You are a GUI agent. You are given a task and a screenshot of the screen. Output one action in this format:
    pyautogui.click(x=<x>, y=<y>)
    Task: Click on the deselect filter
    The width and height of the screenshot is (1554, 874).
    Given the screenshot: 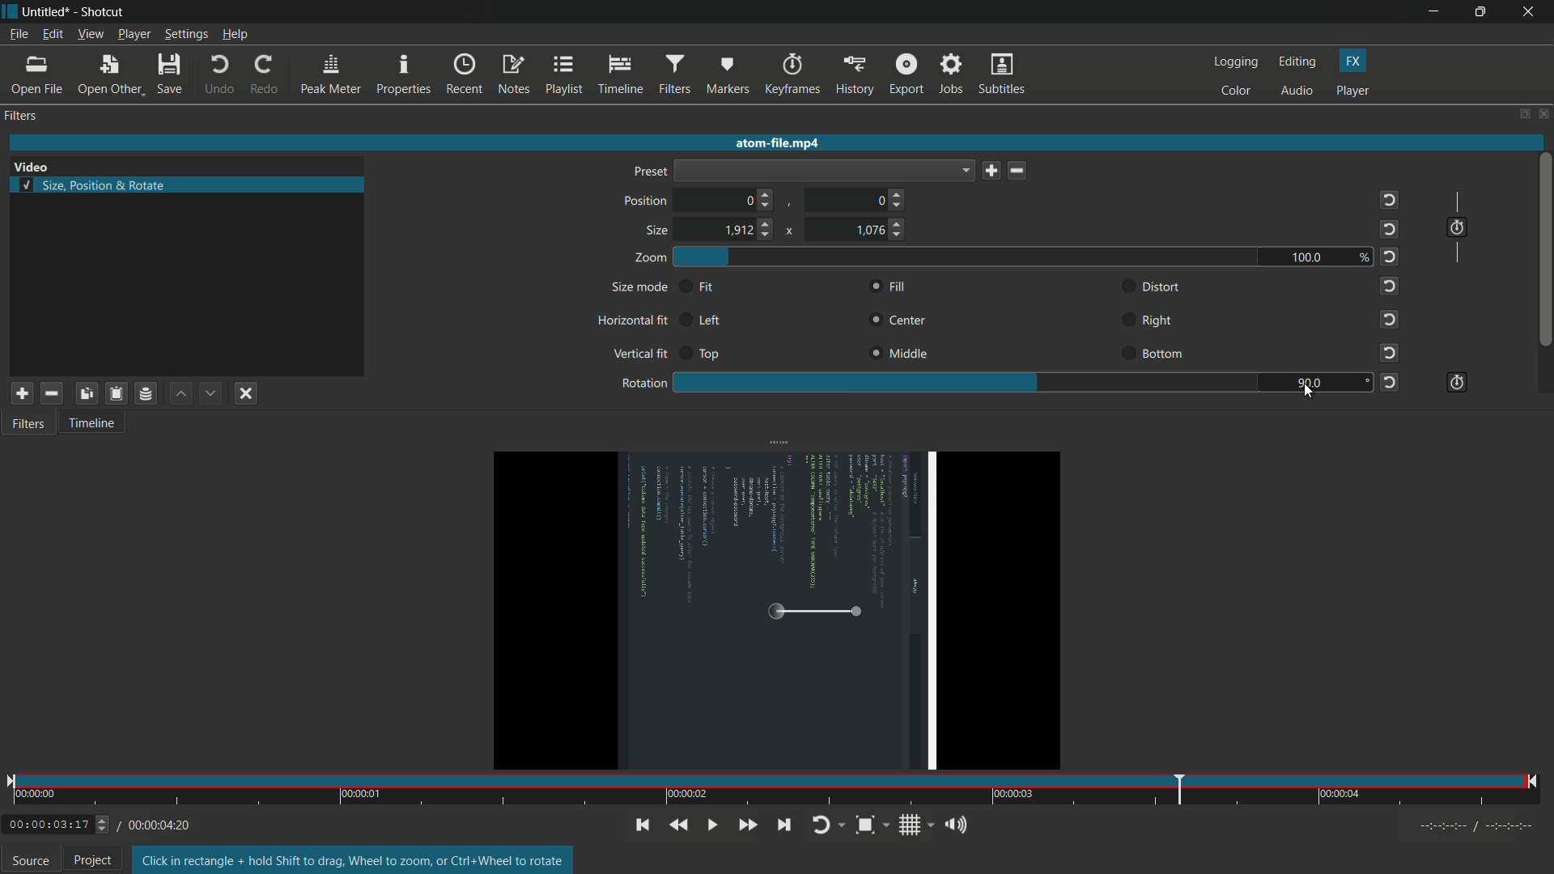 What is the action you would take?
    pyautogui.click(x=246, y=395)
    